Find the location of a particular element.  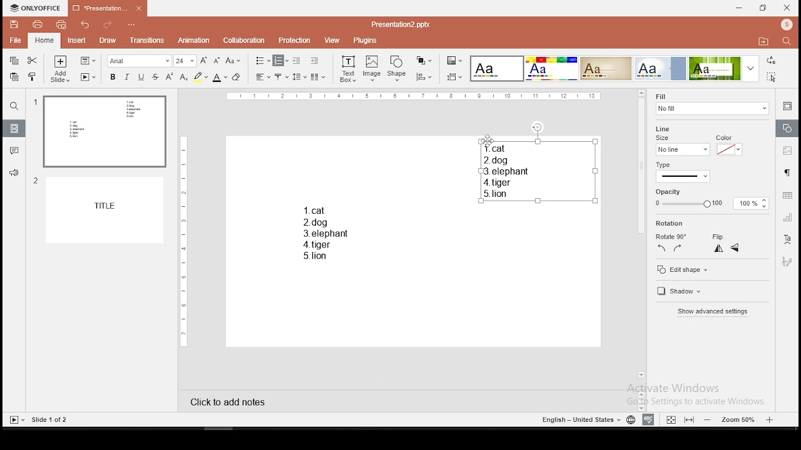

columns is located at coordinates (318, 76).